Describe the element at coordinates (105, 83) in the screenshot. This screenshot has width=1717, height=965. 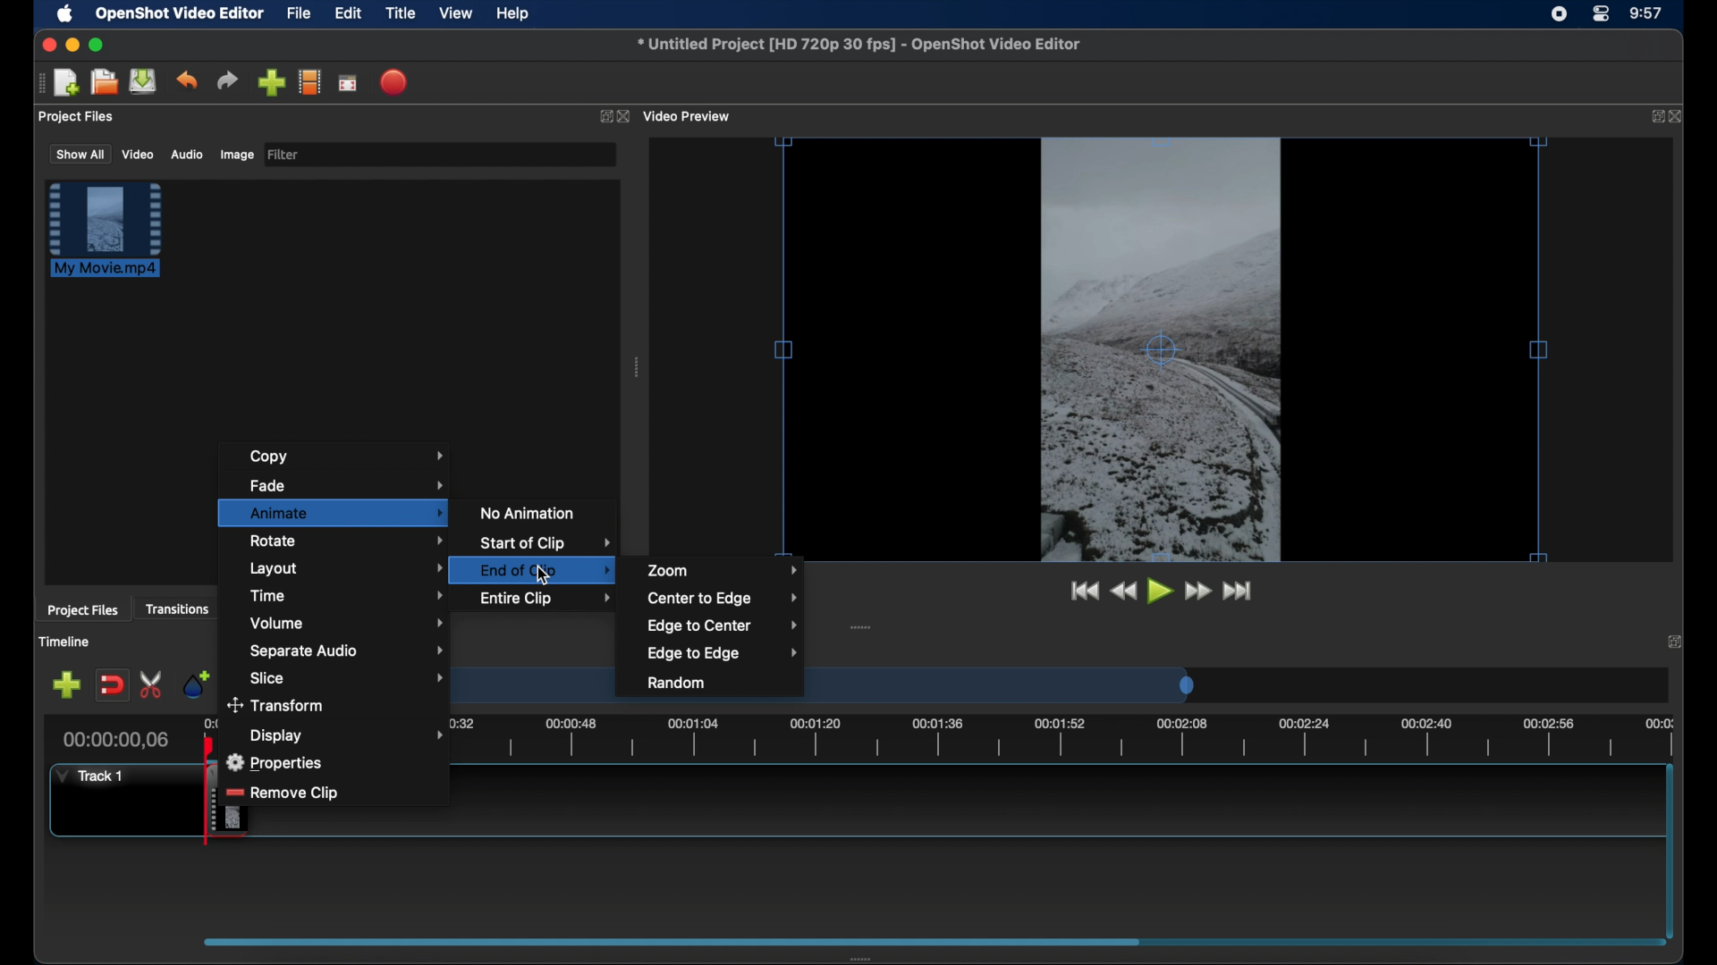
I see `open files` at that location.